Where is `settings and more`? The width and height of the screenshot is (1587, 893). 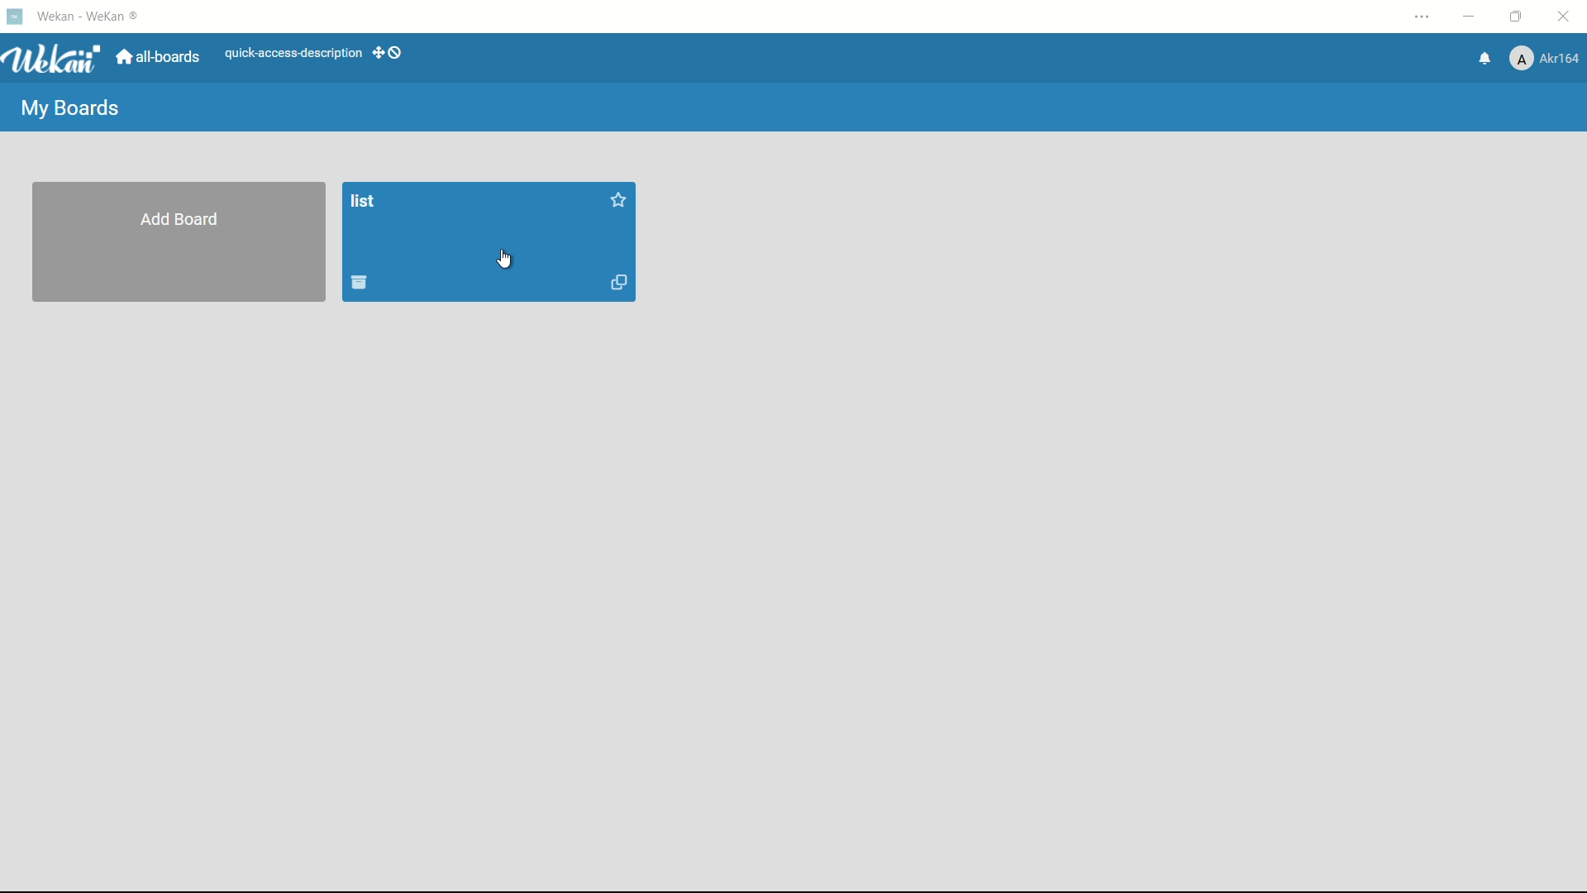 settings and more is located at coordinates (1426, 17).